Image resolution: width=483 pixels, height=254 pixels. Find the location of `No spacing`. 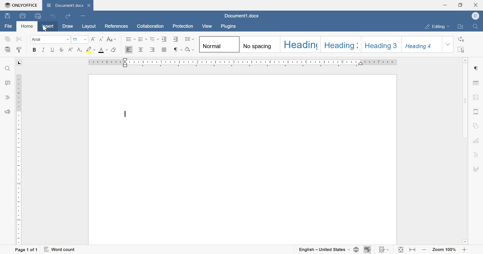

No spacing is located at coordinates (258, 46).